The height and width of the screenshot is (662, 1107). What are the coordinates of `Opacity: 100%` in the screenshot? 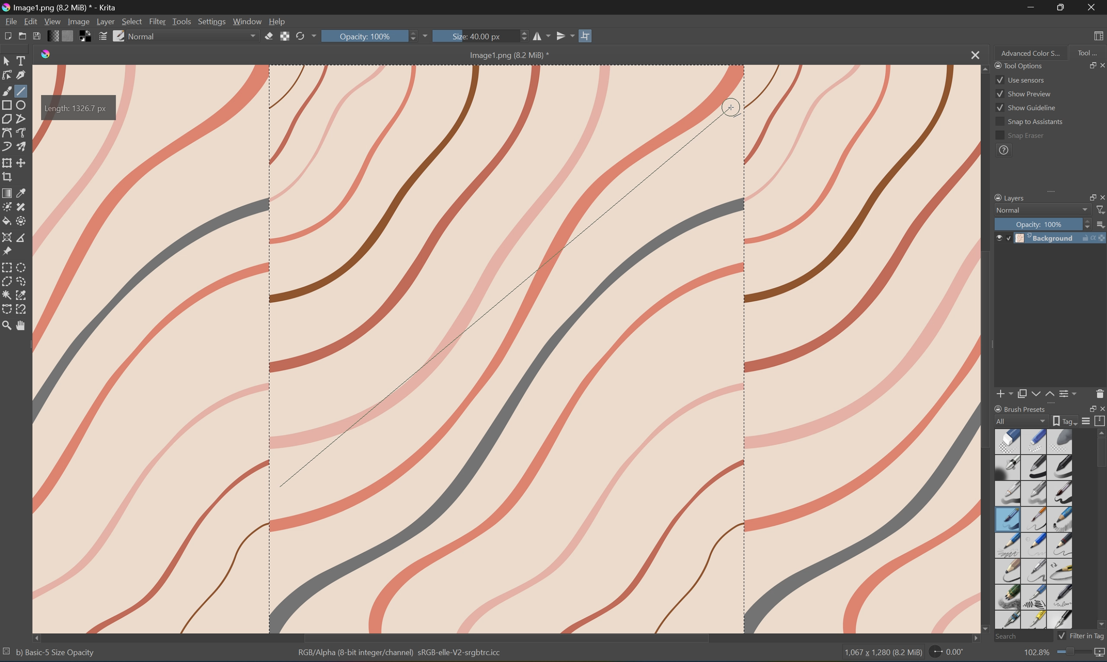 It's located at (1040, 224).